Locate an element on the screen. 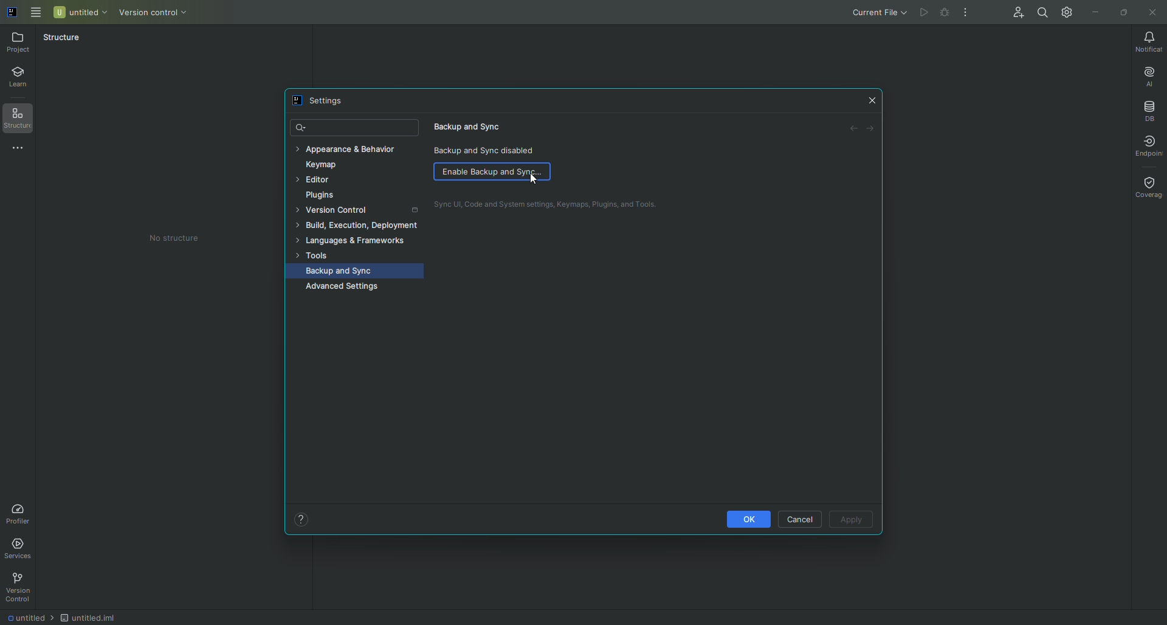 Image resolution: width=1167 pixels, height=625 pixels. More Actions is located at coordinates (966, 13).